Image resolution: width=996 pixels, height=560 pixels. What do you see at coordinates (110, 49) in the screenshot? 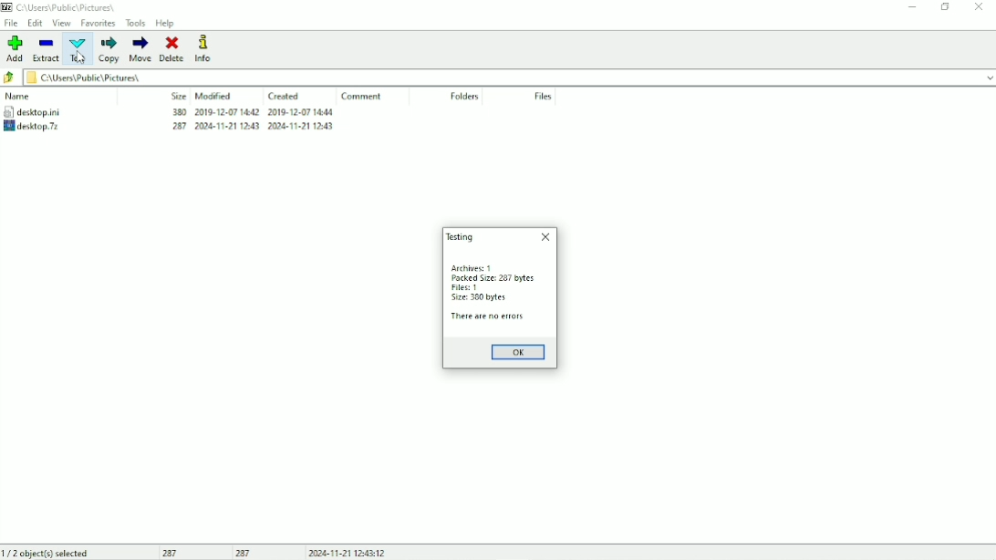
I see `Copy` at bounding box center [110, 49].